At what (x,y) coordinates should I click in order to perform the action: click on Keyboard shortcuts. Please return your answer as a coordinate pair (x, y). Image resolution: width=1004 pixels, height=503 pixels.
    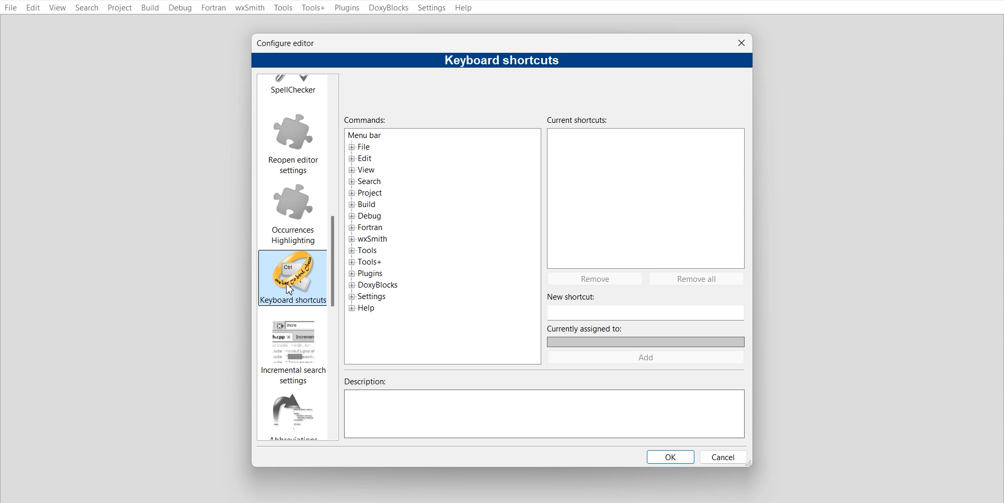
    Looking at the image, I should click on (293, 278).